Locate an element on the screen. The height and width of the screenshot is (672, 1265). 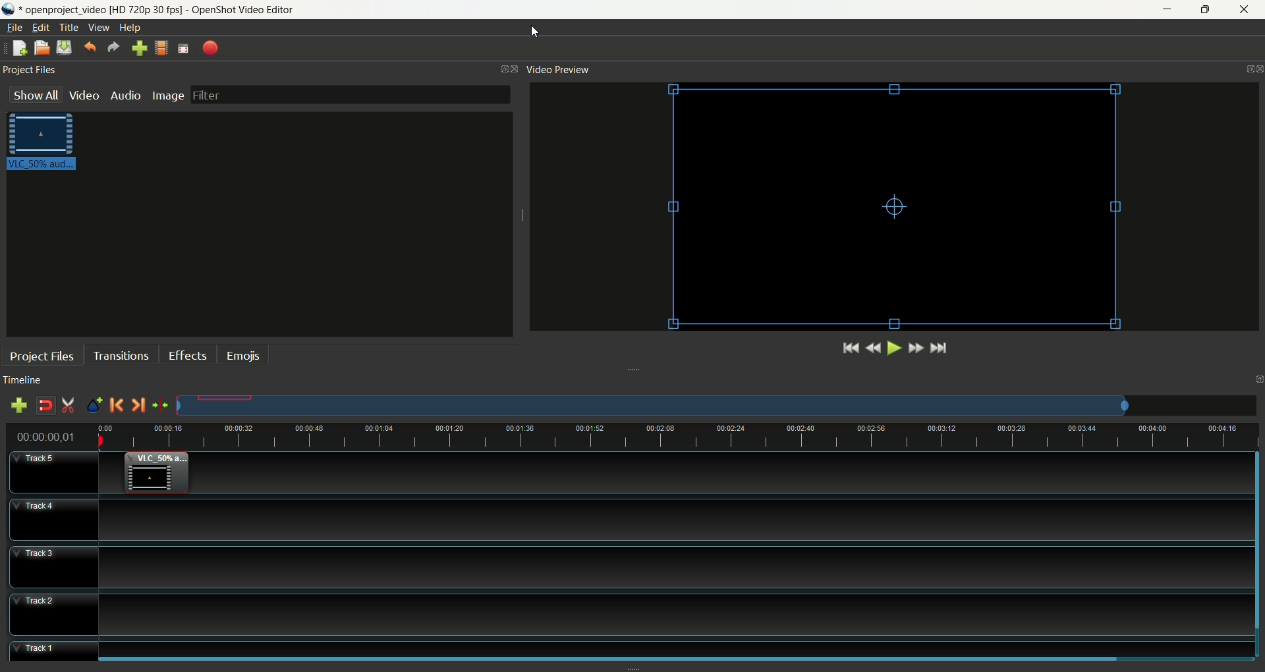
video clip is located at coordinates (41, 145).